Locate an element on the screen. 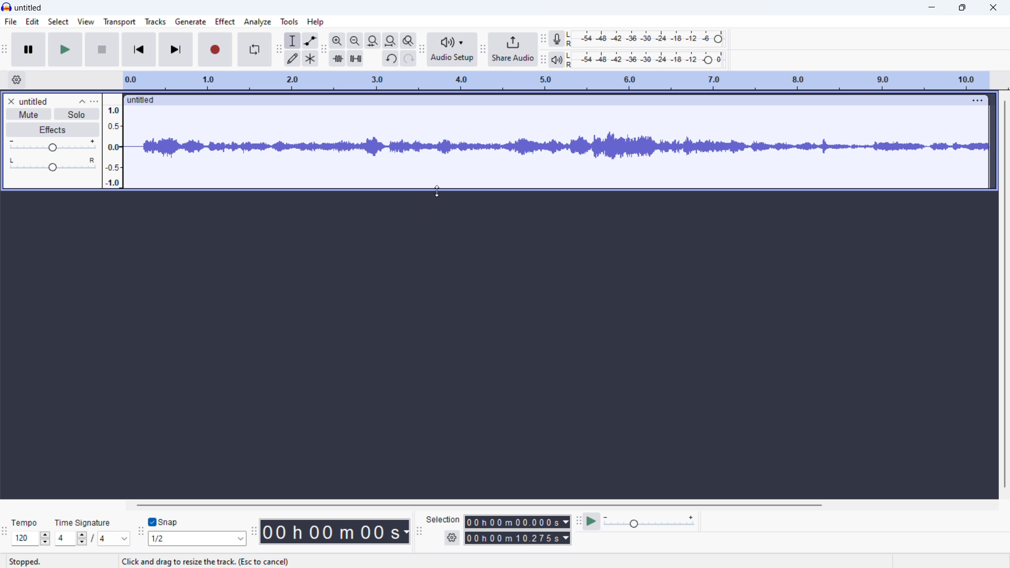 The width and height of the screenshot is (1010, 568). skip to start is located at coordinates (139, 49).